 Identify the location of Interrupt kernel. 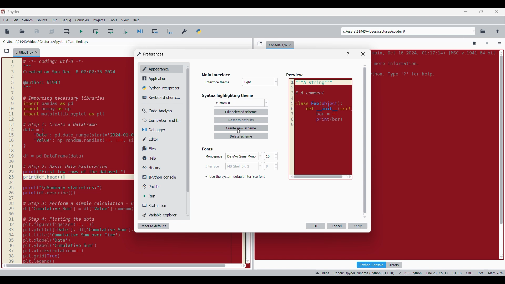
(487, 44).